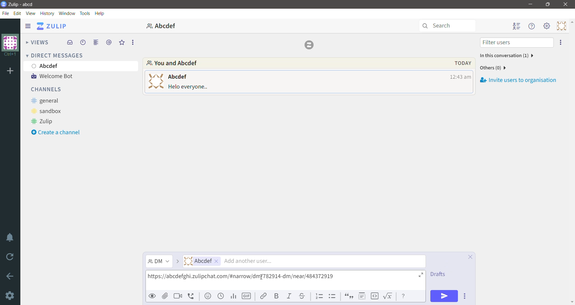 Image resolution: width=575 pixels, height=305 pixels. I want to click on Upload files, so click(165, 296).